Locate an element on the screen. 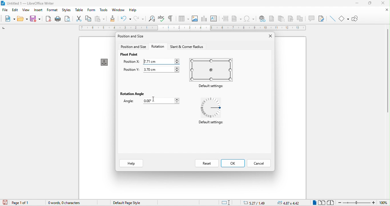 The width and height of the screenshot is (390, 206). position and size is located at coordinates (134, 36).